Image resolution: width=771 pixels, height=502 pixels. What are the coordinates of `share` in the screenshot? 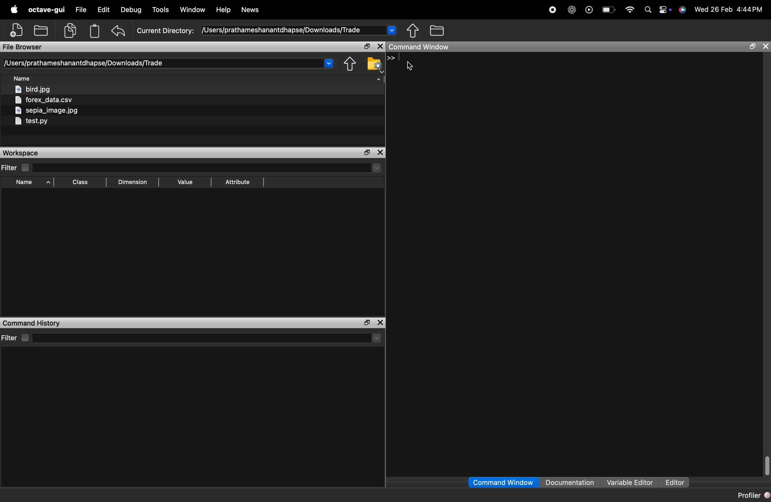 It's located at (350, 64).